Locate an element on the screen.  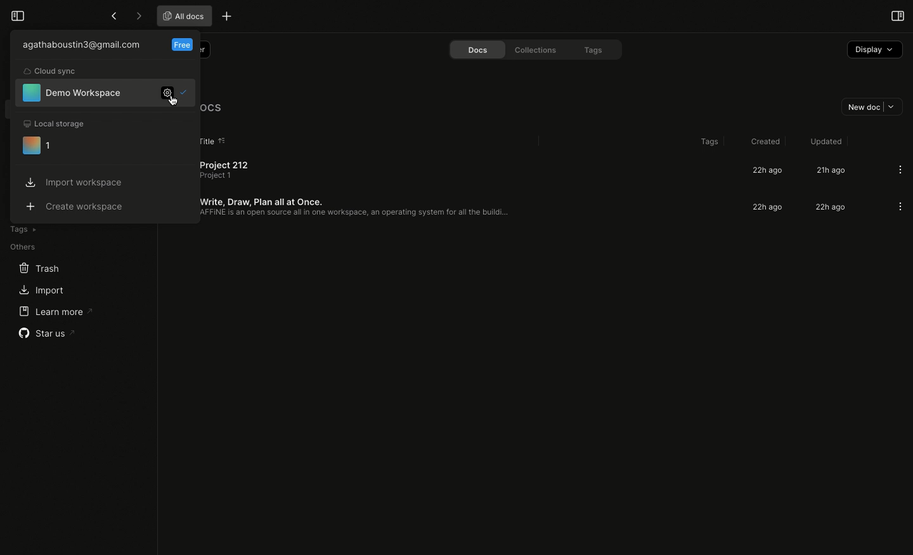
Trash is located at coordinates (39, 269).